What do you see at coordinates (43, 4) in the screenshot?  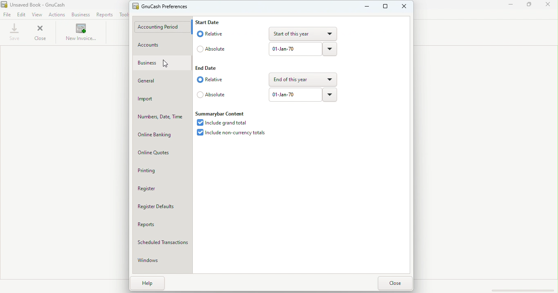 I see `File name` at bounding box center [43, 4].